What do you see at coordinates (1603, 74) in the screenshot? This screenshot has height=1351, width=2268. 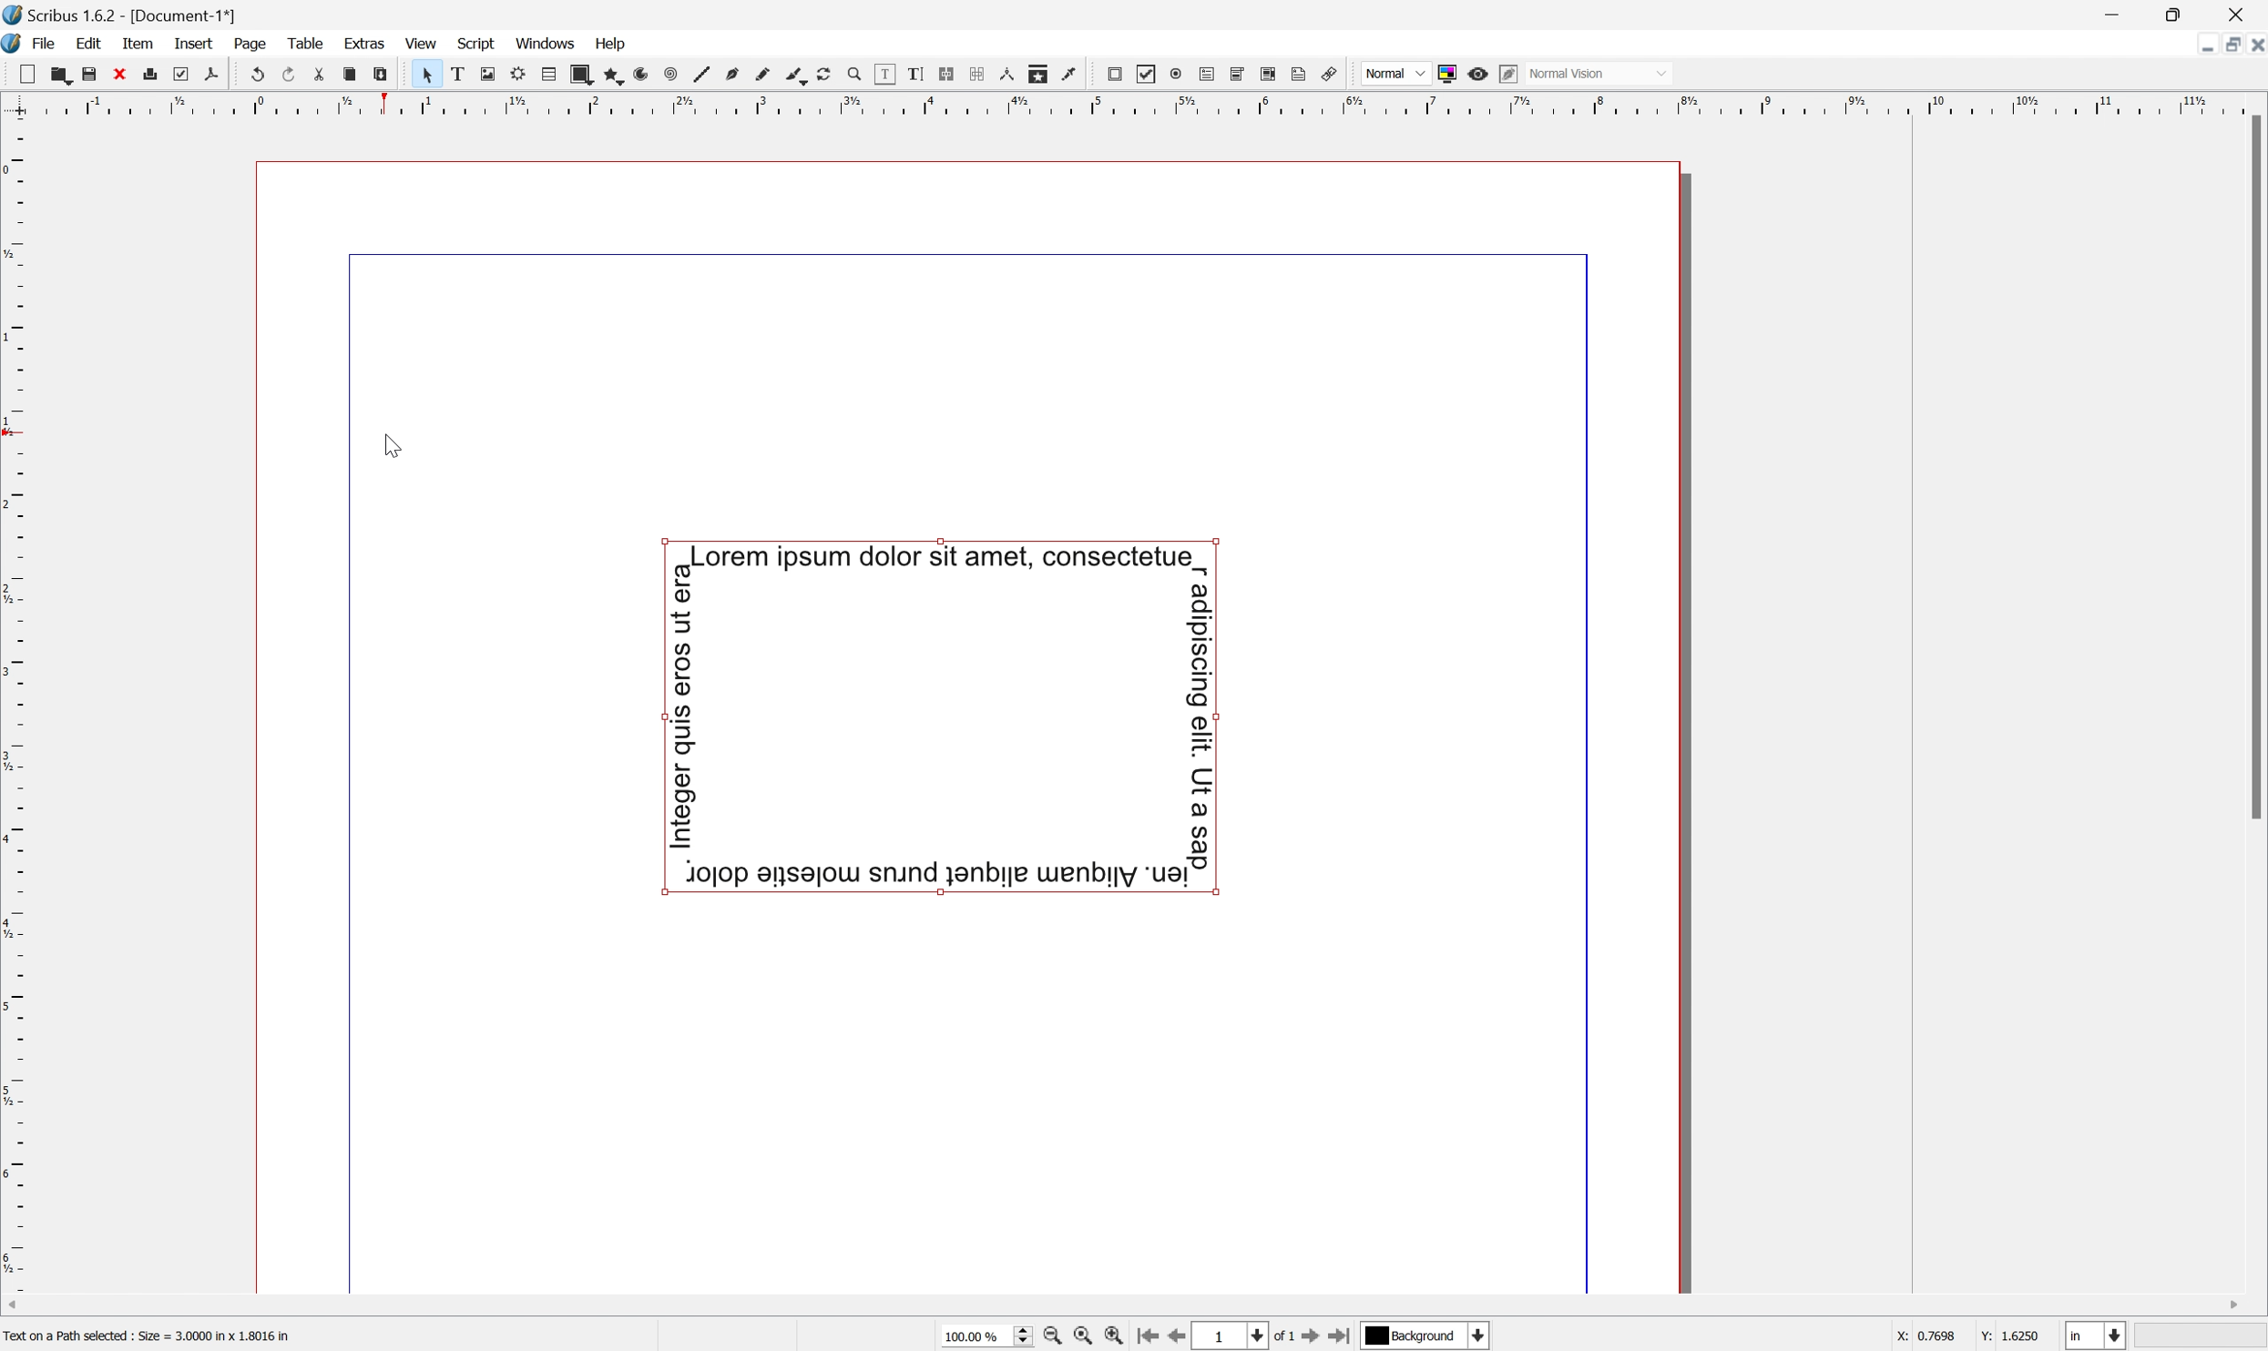 I see `Normal mode` at bounding box center [1603, 74].